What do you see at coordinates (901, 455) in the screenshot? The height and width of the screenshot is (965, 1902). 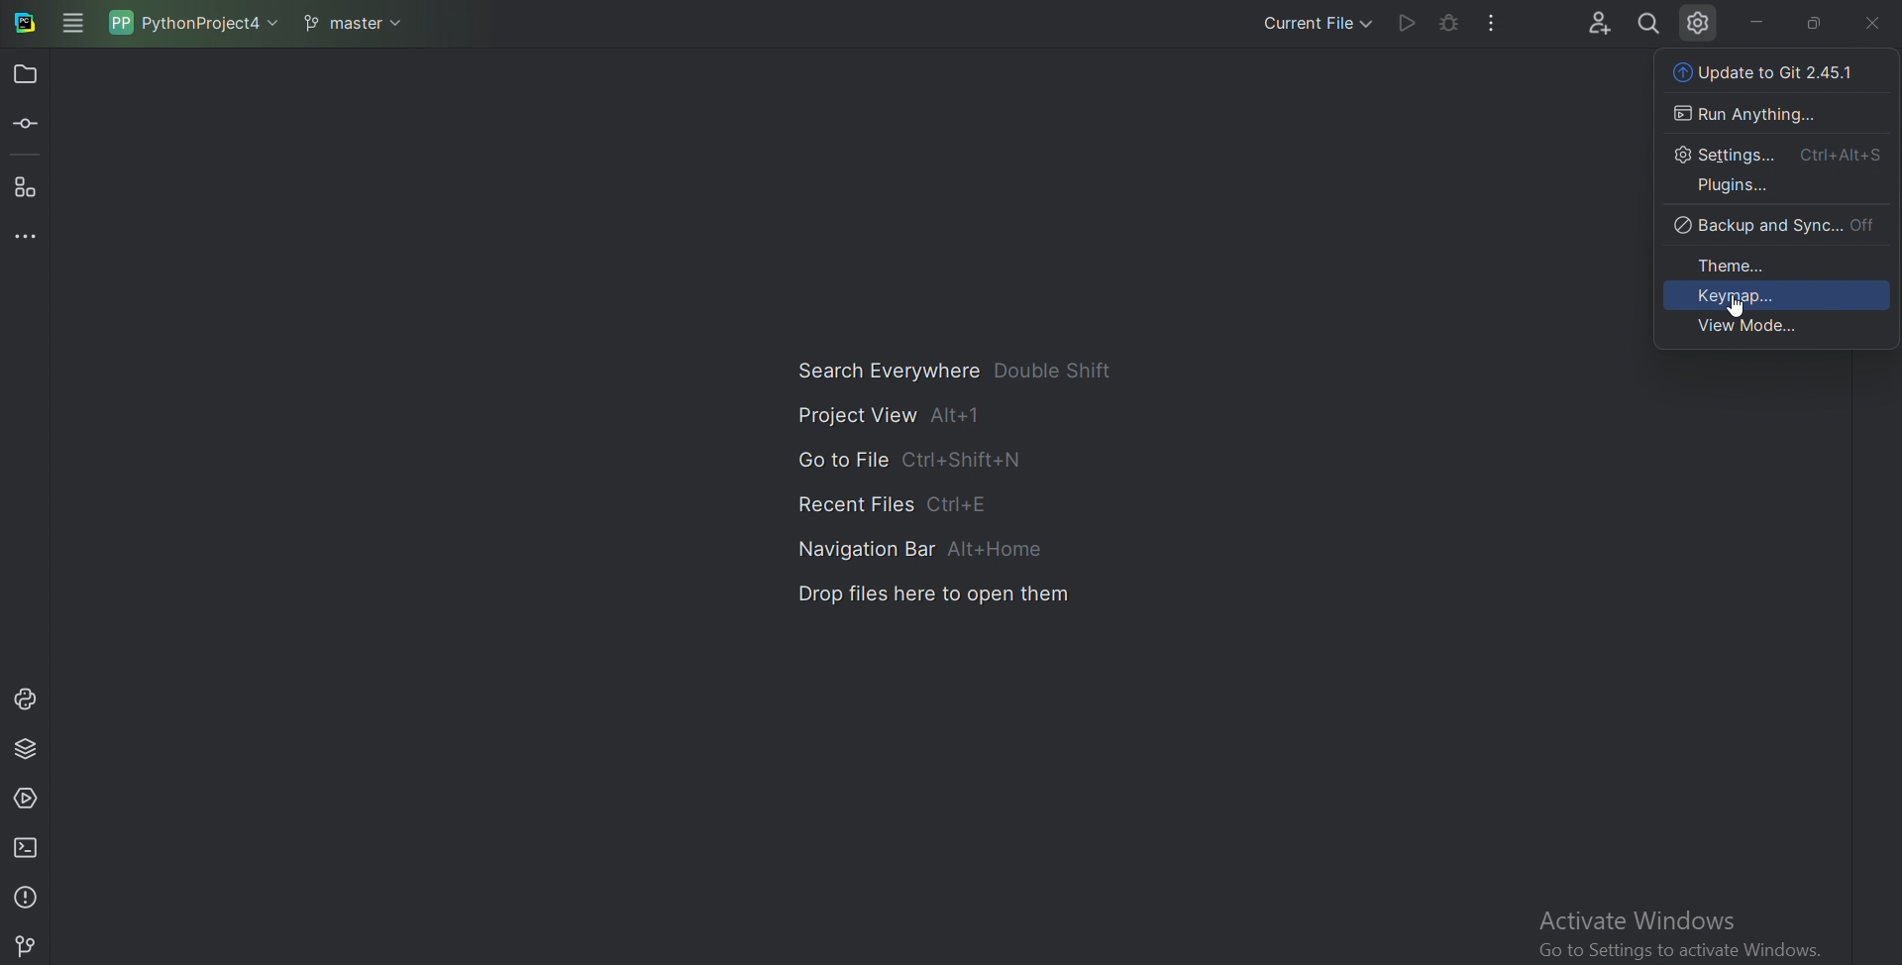 I see `Go to file Ctrl+shift+N` at bounding box center [901, 455].